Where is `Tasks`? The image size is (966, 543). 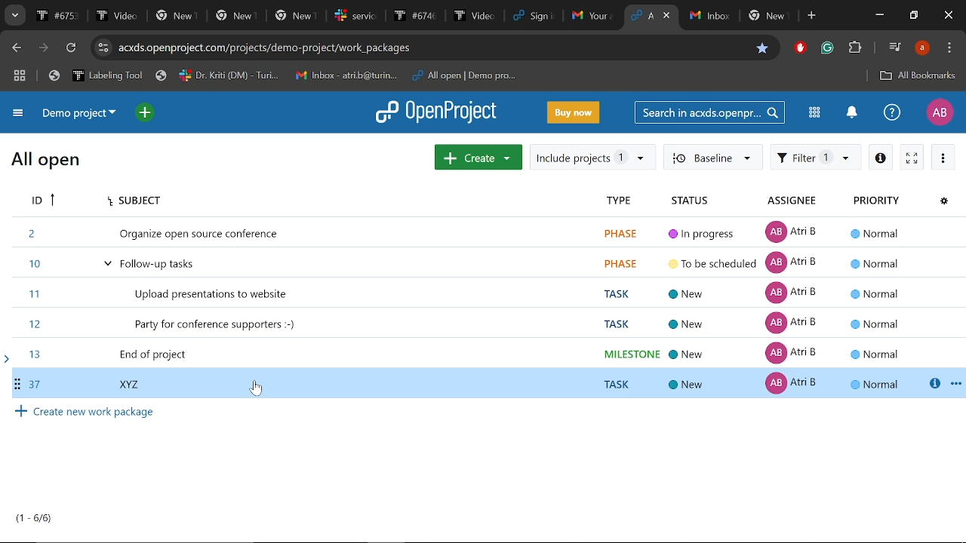 Tasks is located at coordinates (35, 518).